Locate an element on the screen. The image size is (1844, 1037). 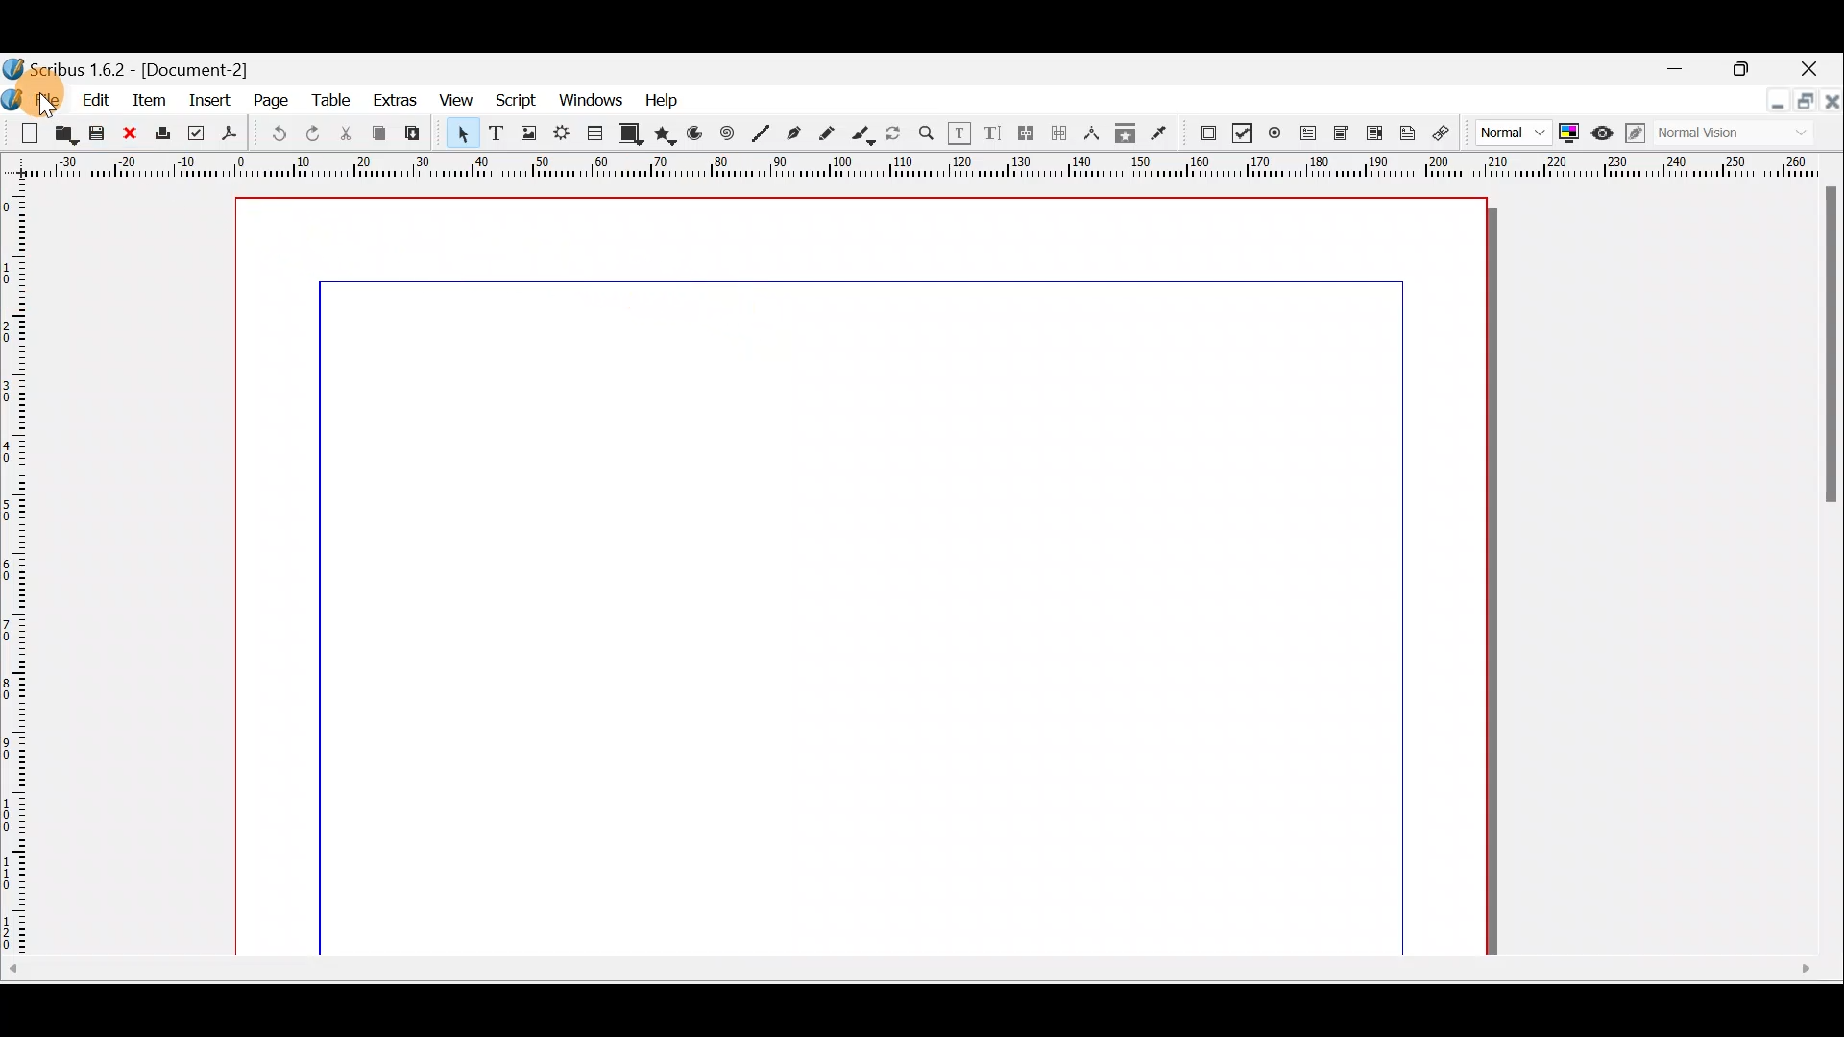
Copy item properties is located at coordinates (1126, 132).